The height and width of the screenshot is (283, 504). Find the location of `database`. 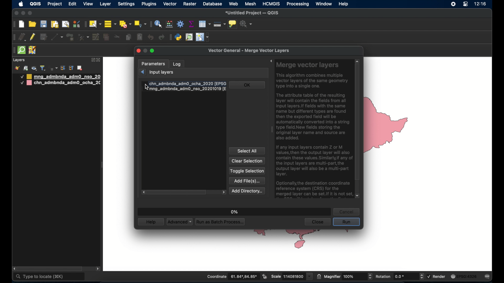

database is located at coordinates (213, 4).